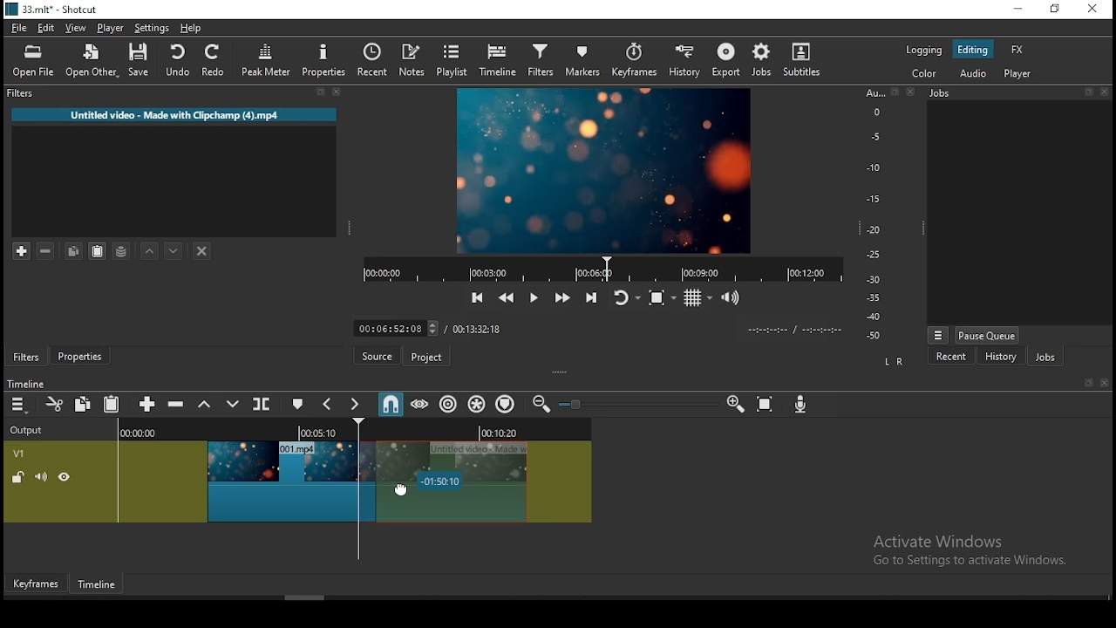  What do you see at coordinates (1017, 75) in the screenshot?
I see `player` at bounding box center [1017, 75].